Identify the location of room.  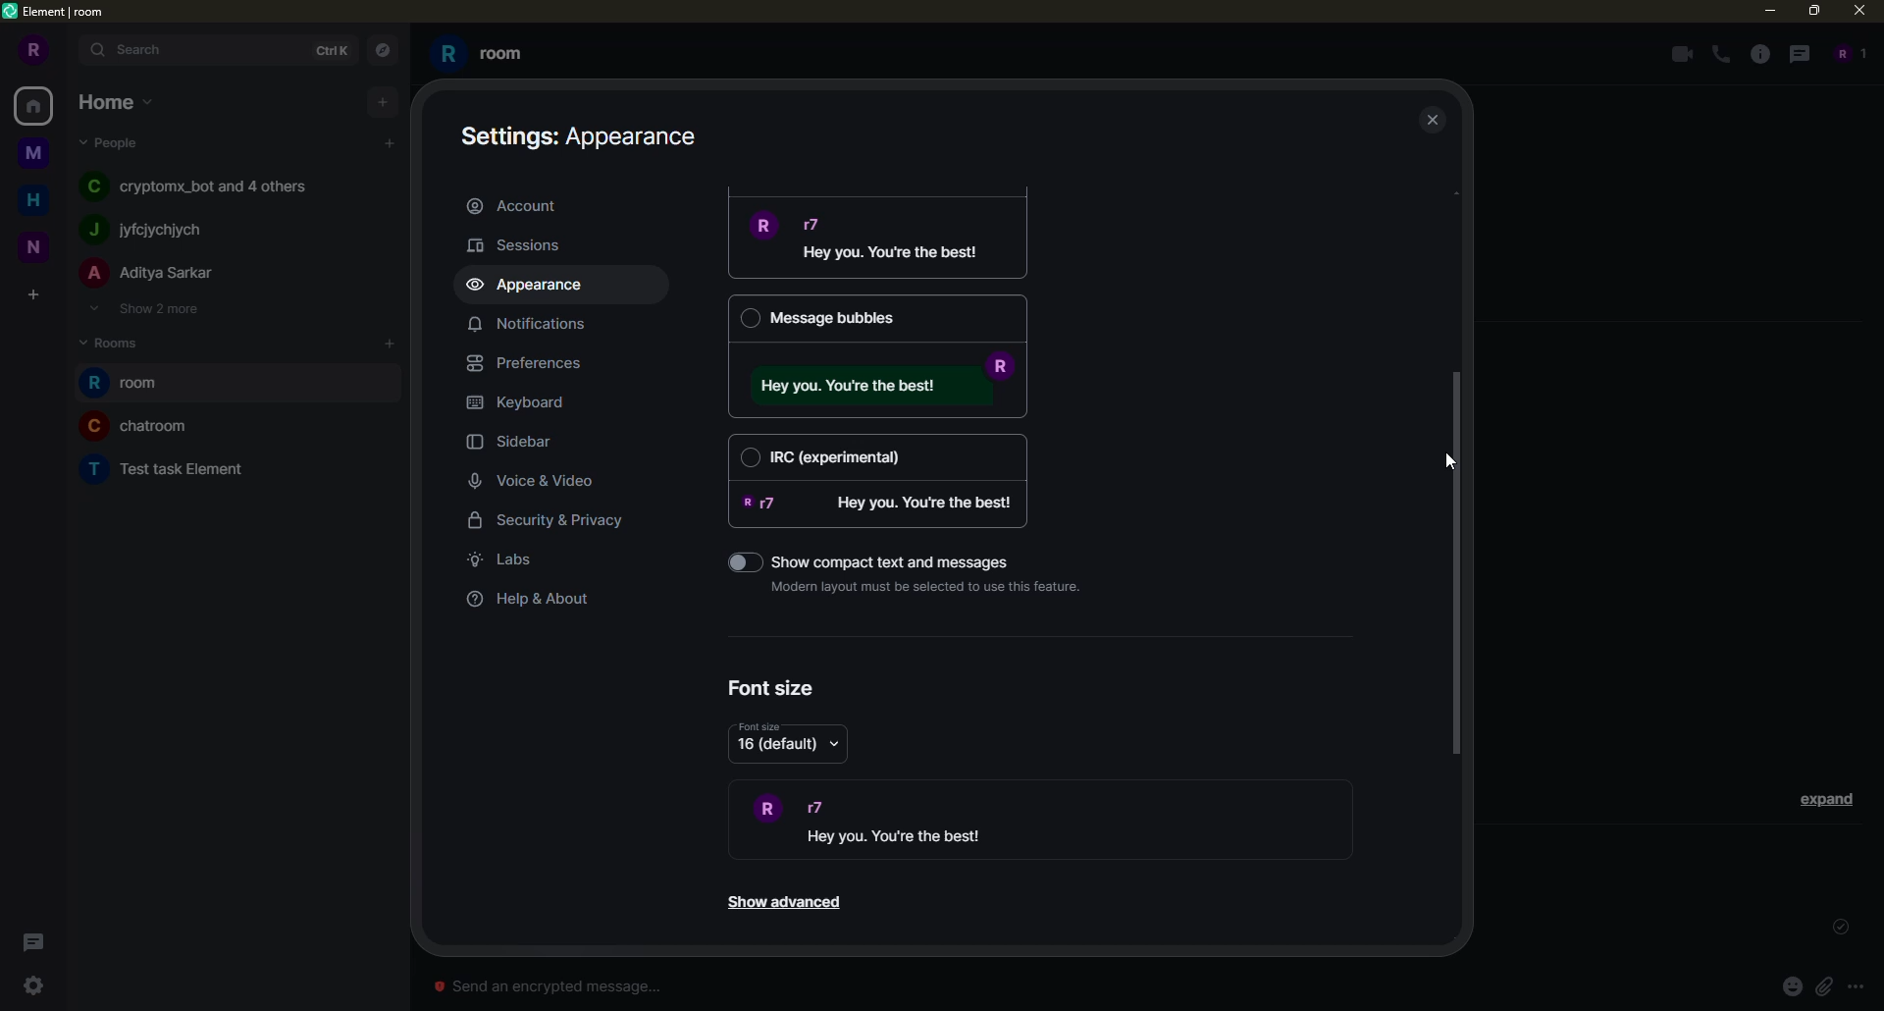
(139, 425).